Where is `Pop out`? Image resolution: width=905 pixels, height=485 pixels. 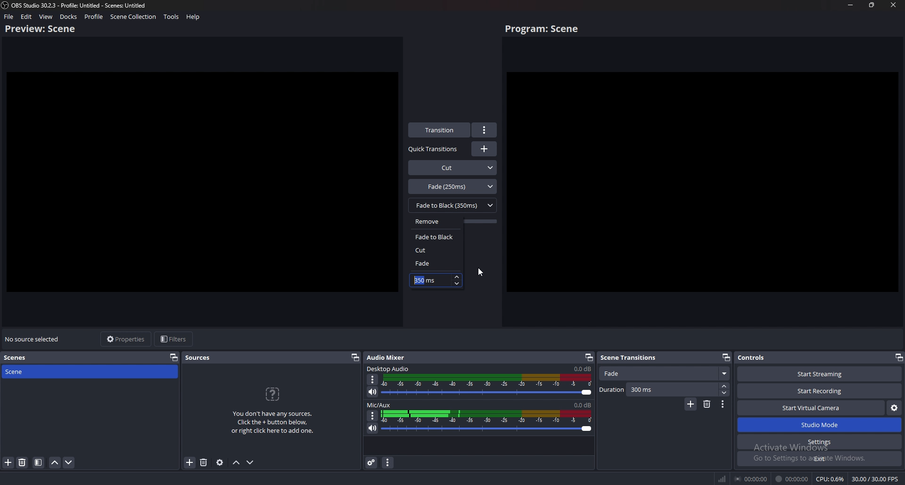 Pop out is located at coordinates (589, 358).